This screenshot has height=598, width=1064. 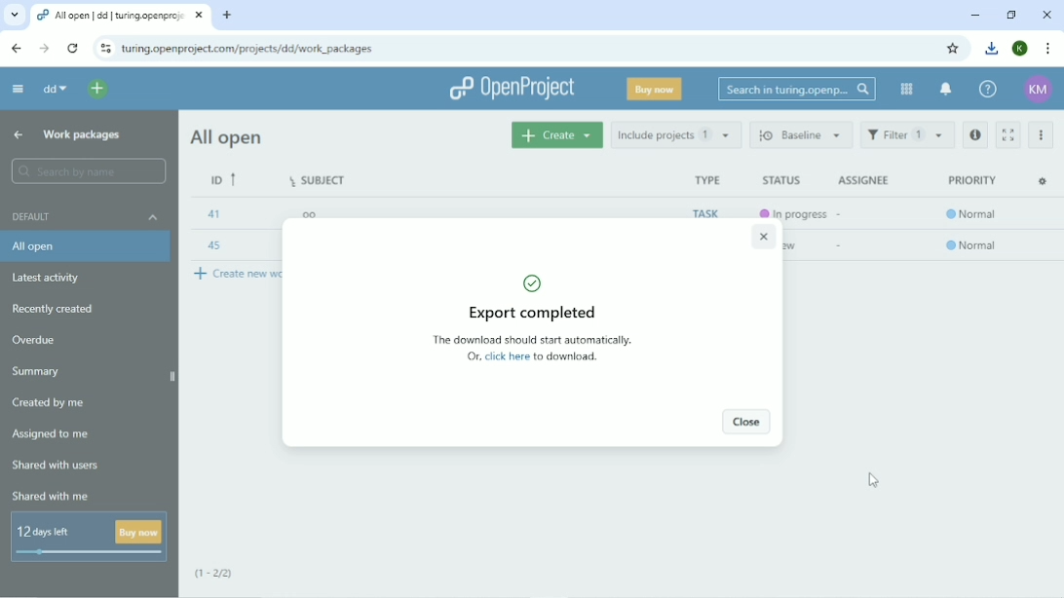 What do you see at coordinates (746, 423) in the screenshot?
I see `Close` at bounding box center [746, 423].